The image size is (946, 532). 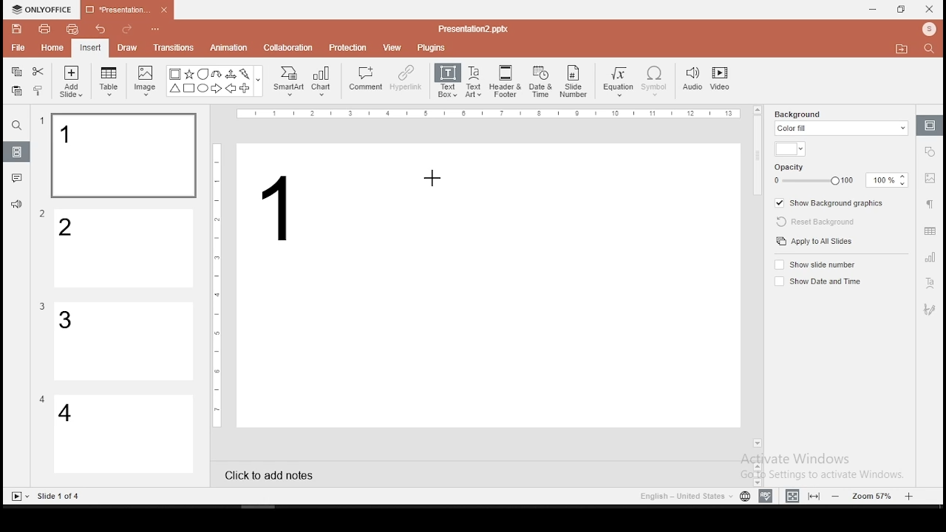 What do you see at coordinates (146, 81) in the screenshot?
I see `image` at bounding box center [146, 81].